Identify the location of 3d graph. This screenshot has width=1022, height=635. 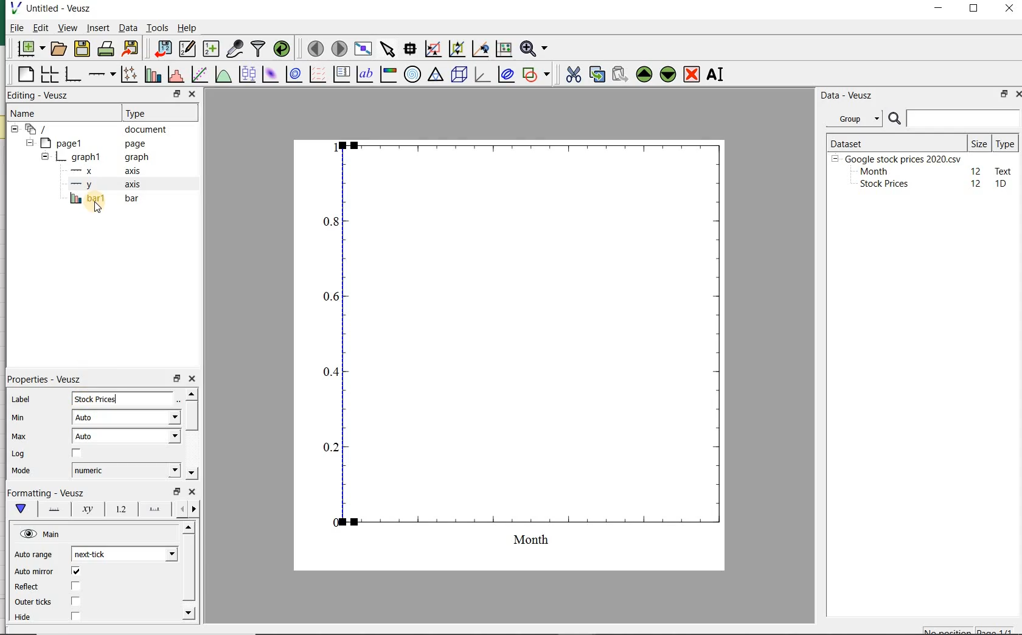
(482, 75).